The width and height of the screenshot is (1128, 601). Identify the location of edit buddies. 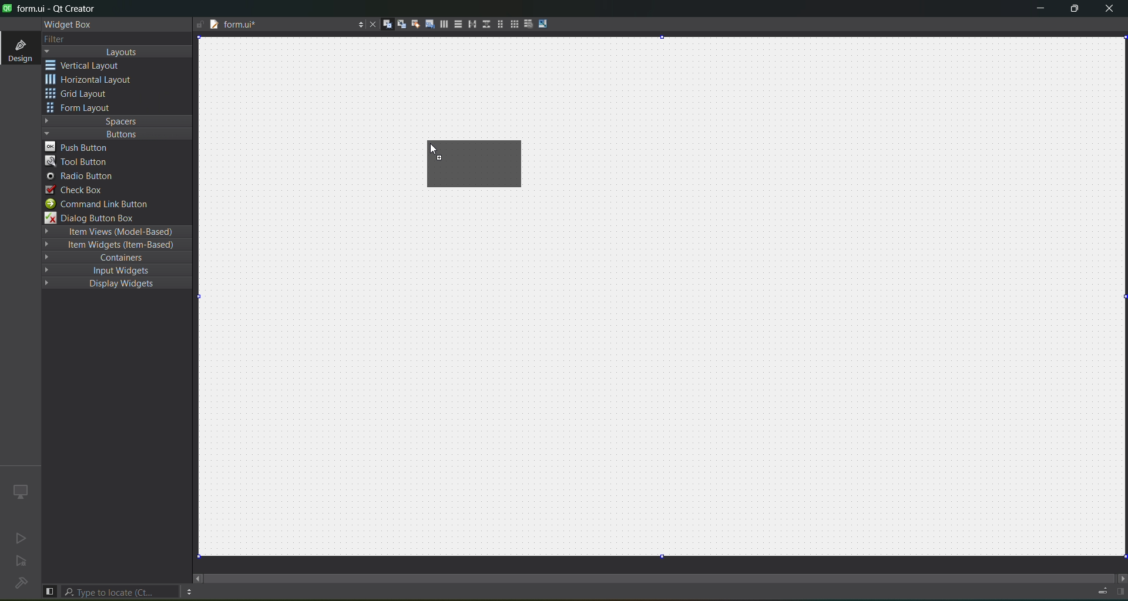
(414, 23).